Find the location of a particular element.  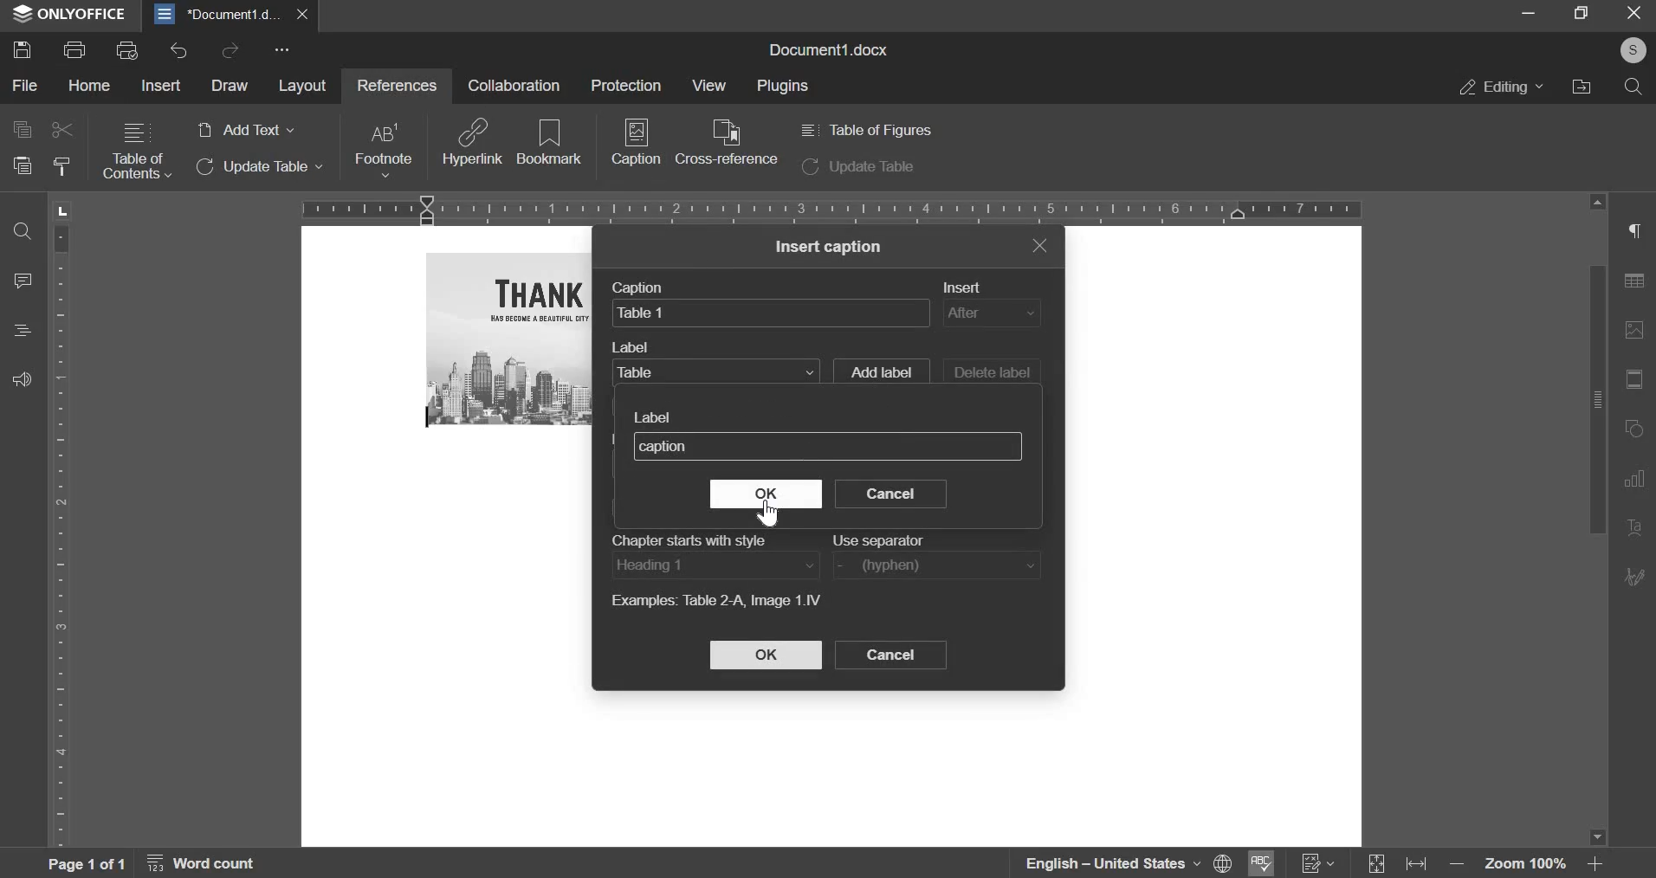

protection is located at coordinates (625, 84).